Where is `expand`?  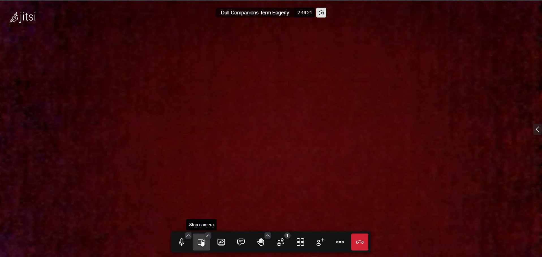
expand is located at coordinates (534, 129).